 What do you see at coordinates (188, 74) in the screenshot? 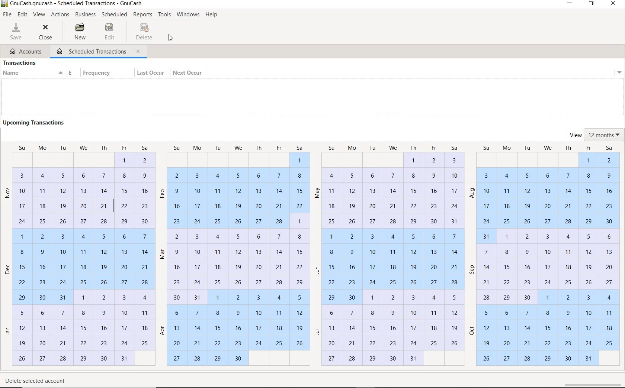
I see `NEXT OCCUR` at bounding box center [188, 74].